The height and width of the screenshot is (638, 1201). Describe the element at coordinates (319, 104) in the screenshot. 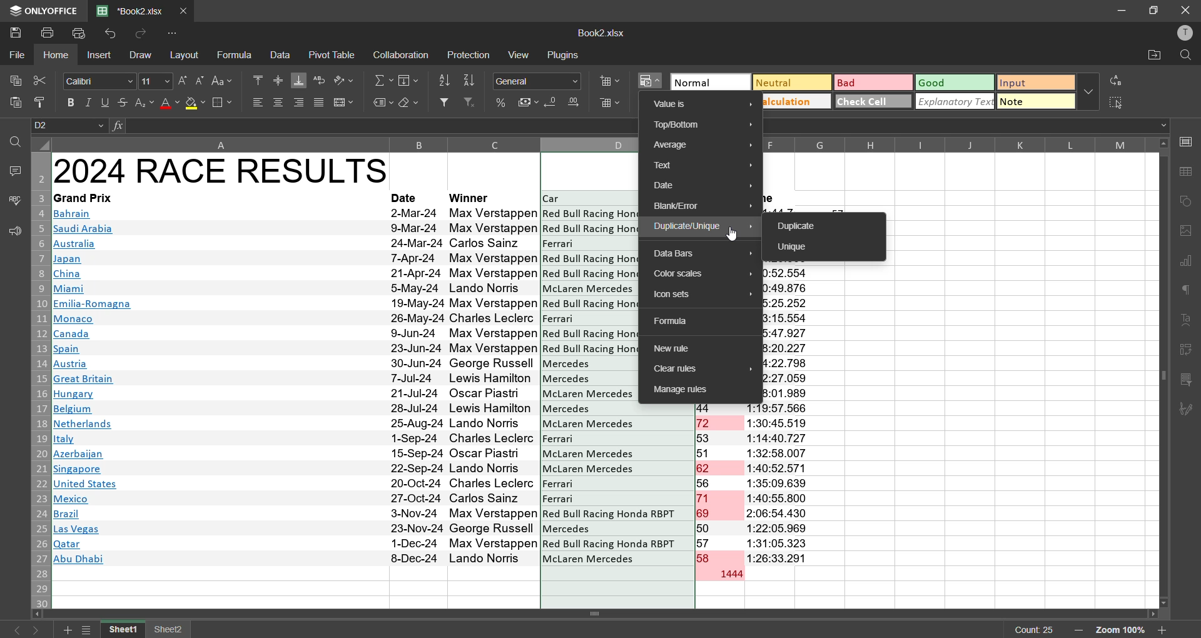

I see `justified` at that location.